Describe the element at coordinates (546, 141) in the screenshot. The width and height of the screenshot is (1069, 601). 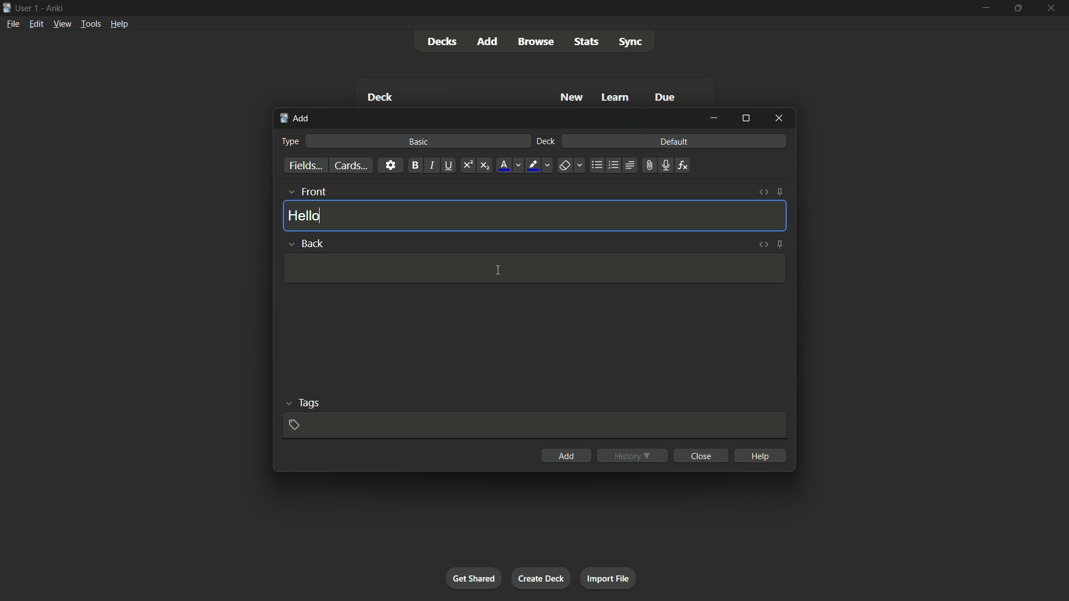
I see `deck` at that location.